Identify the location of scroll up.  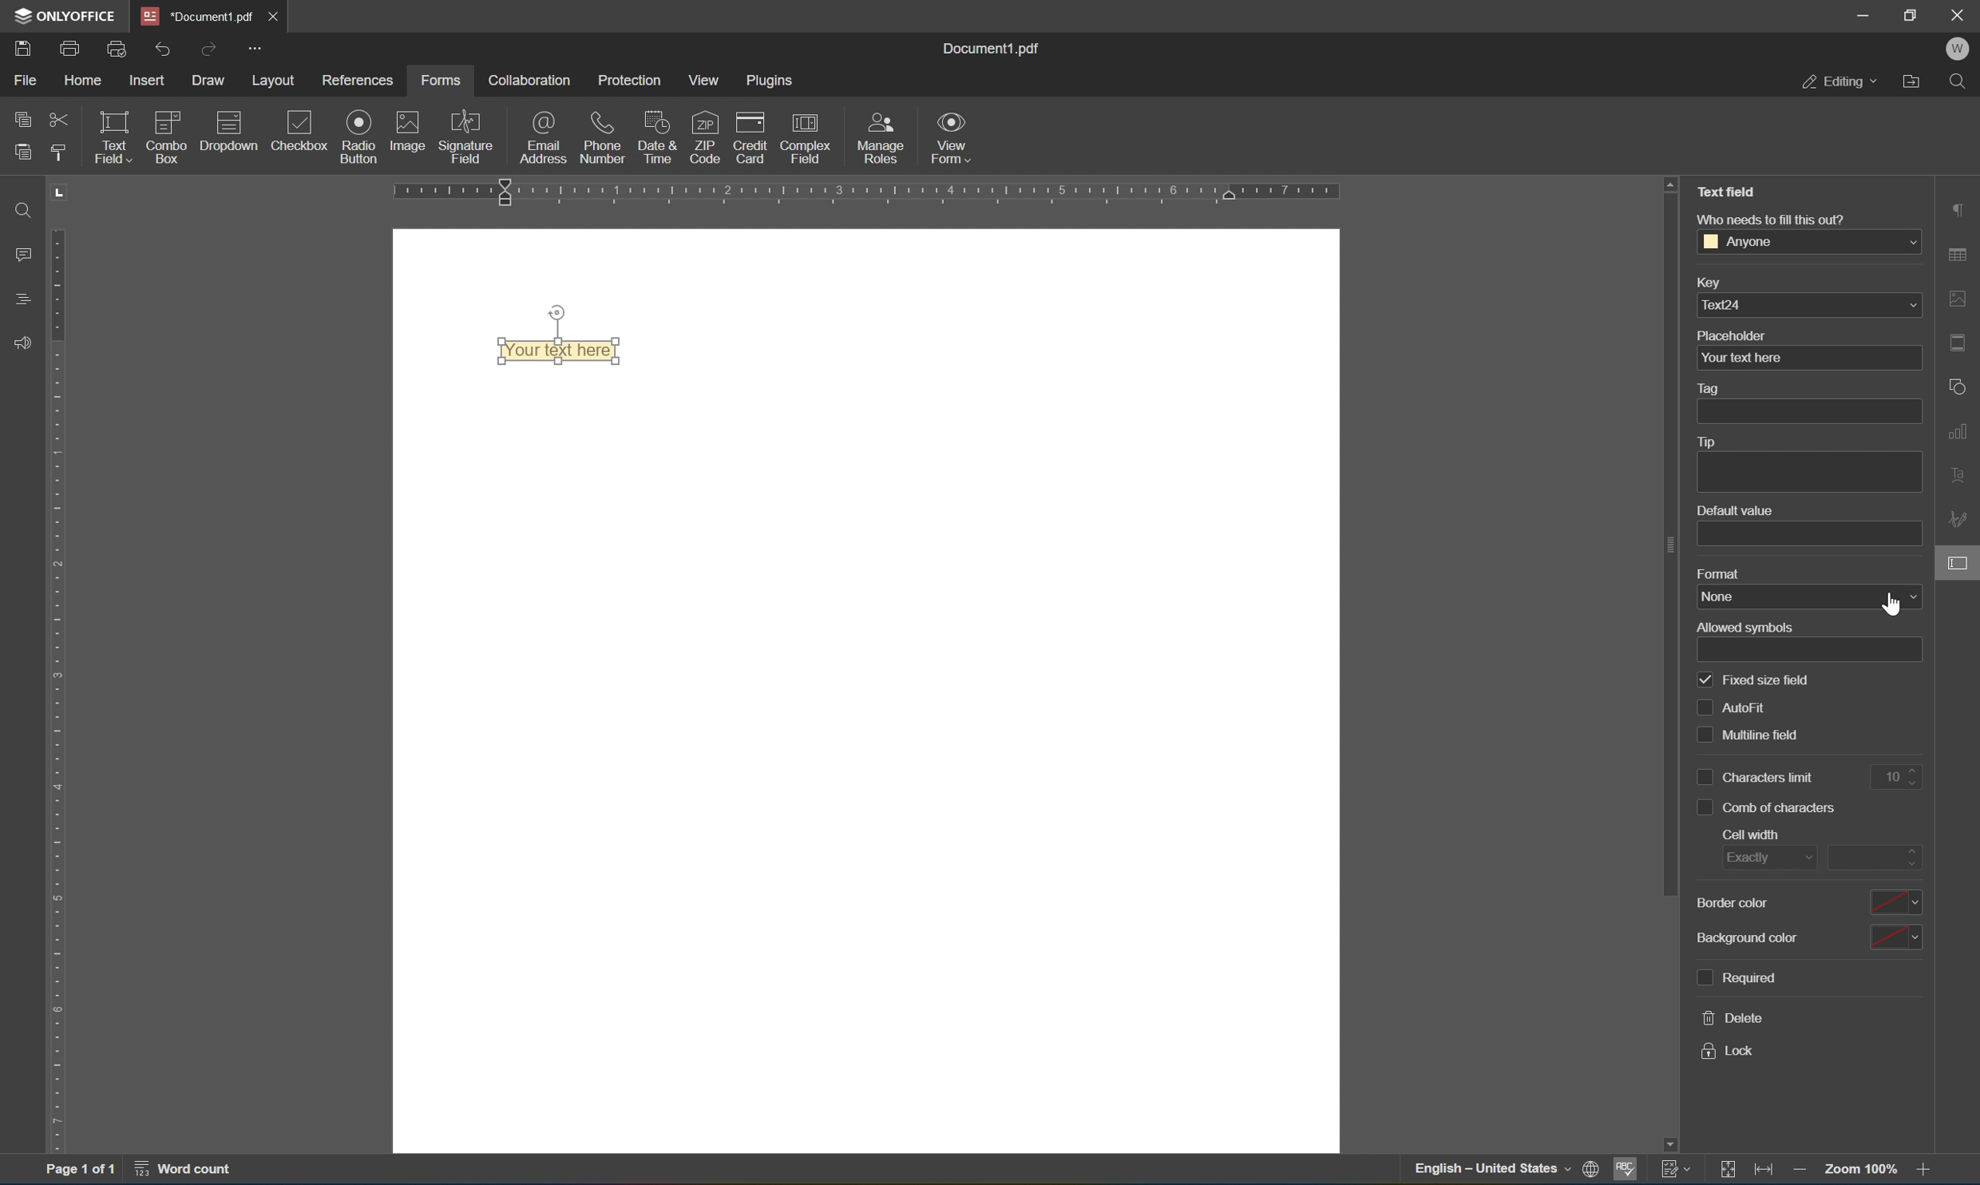
(1670, 182).